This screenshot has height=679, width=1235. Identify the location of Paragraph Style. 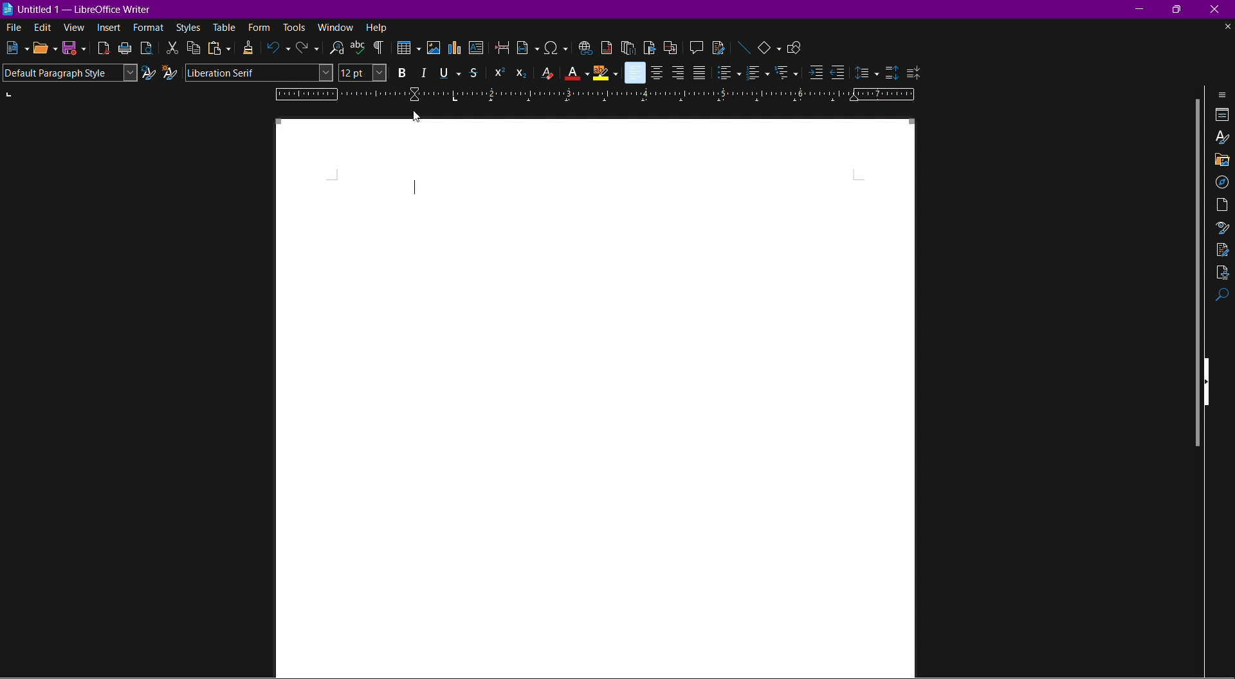
(69, 73).